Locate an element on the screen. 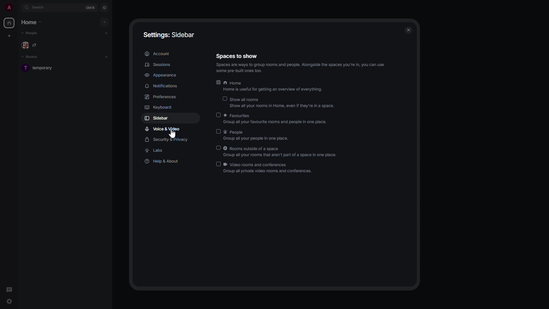  add is located at coordinates (107, 33).